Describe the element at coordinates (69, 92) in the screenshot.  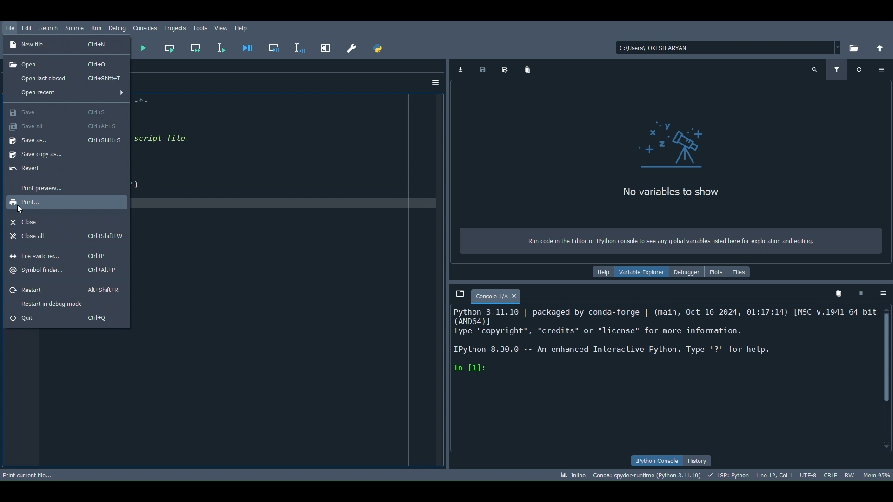
I see `Open recent` at that location.